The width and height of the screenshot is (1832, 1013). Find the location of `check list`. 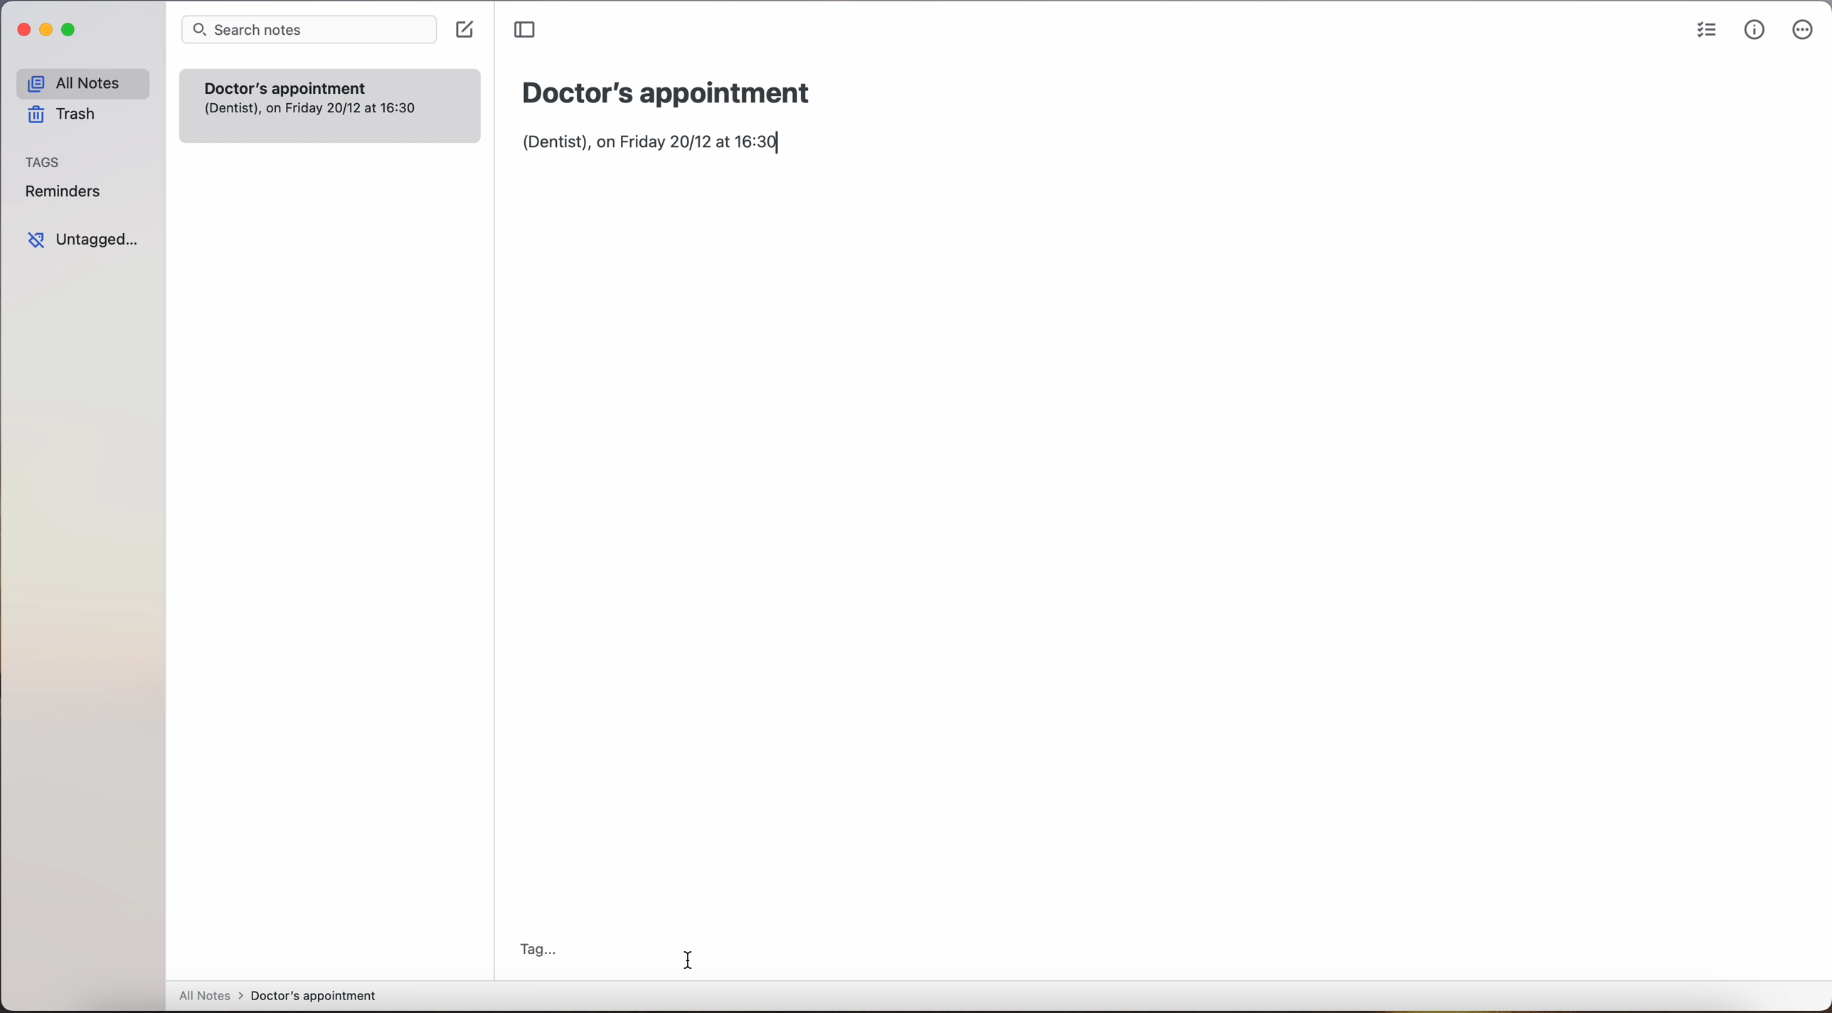

check list is located at coordinates (1703, 31).